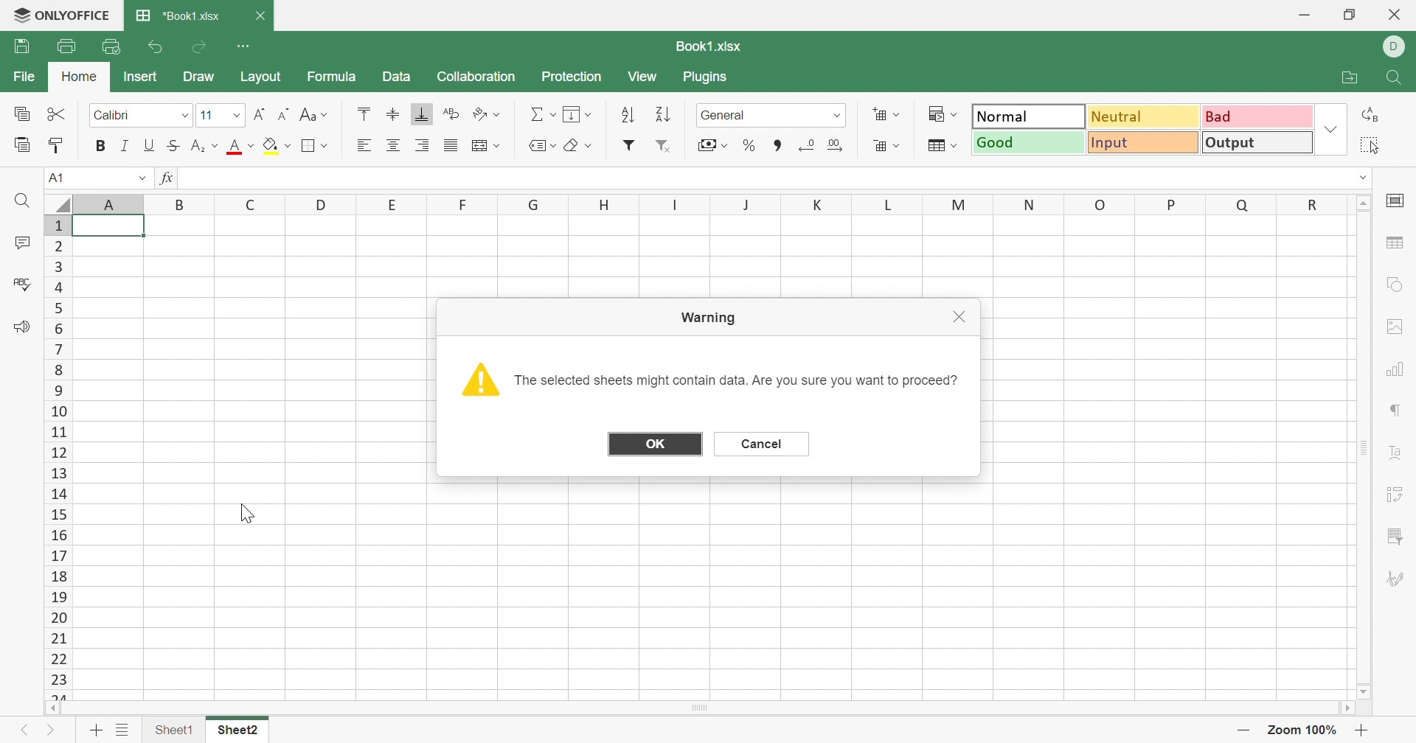  Describe the element at coordinates (1341, 77) in the screenshot. I see `Open file location` at that location.